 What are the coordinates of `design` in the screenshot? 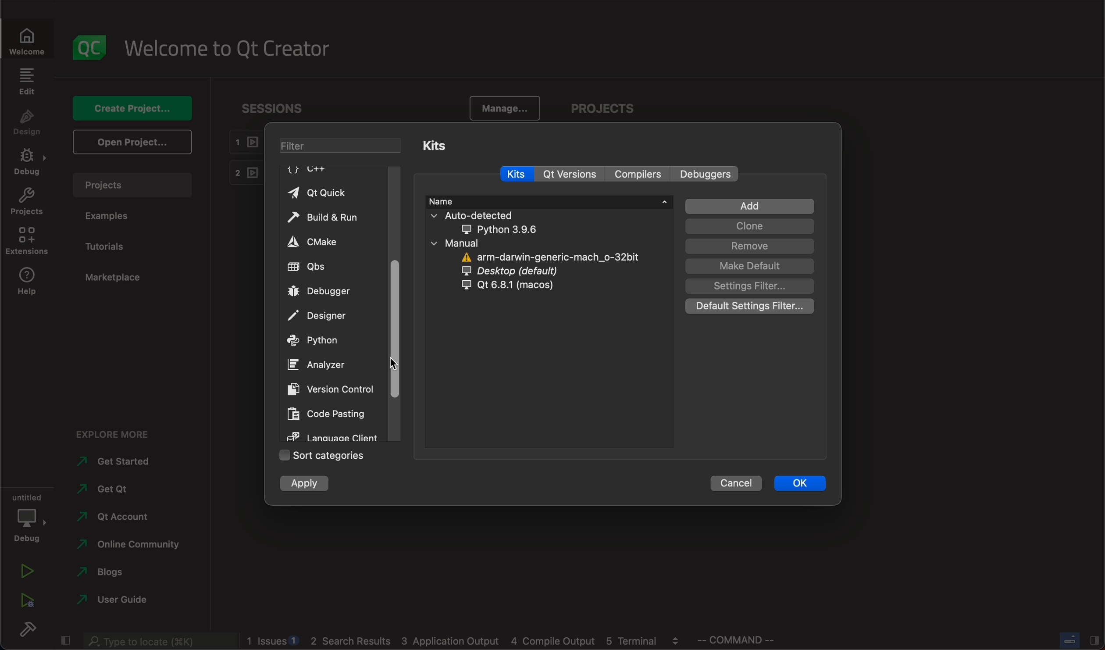 It's located at (24, 123).